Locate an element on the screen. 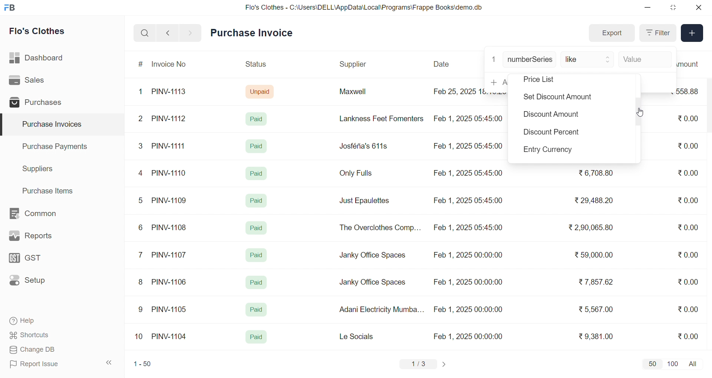 Image resolution: width=712 pixels, height=378 pixels. numberSeries is located at coordinates (530, 60).